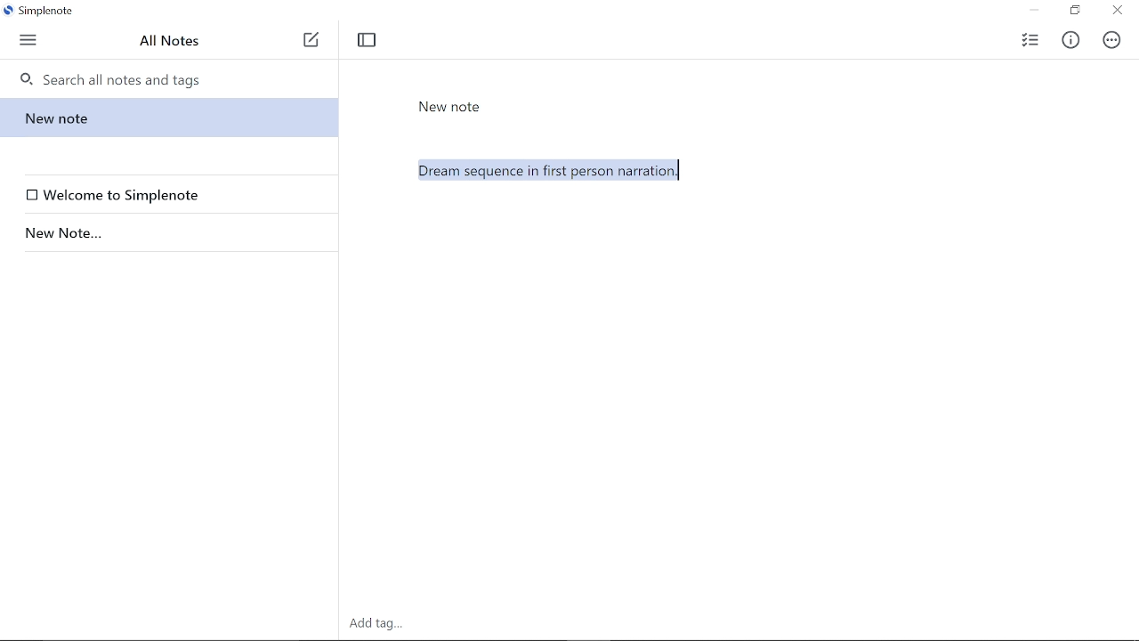 This screenshot has height=641, width=1139. Describe the element at coordinates (1075, 37) in the screenshot. I see `Info` at that location.